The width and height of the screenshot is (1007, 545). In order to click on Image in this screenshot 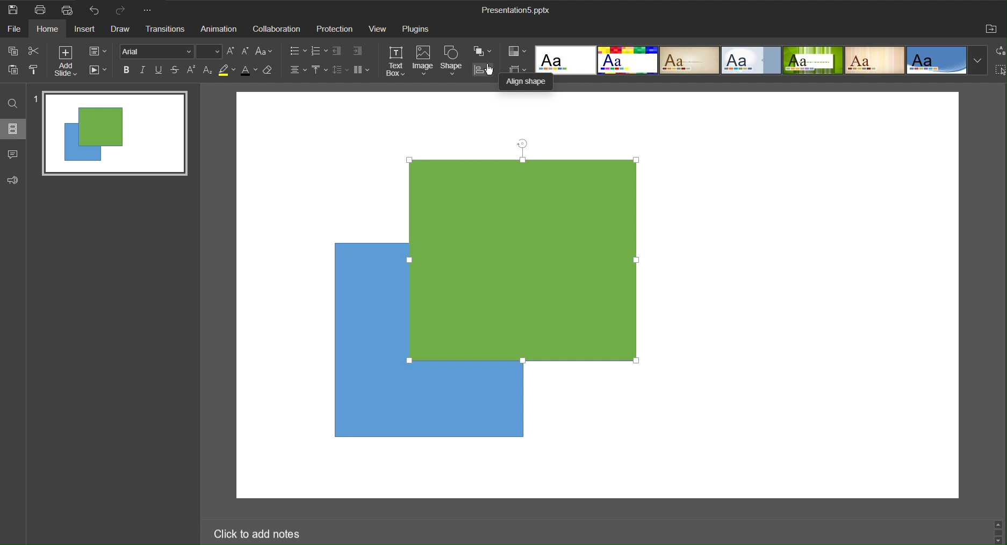, I will do `click(423, 61)`.